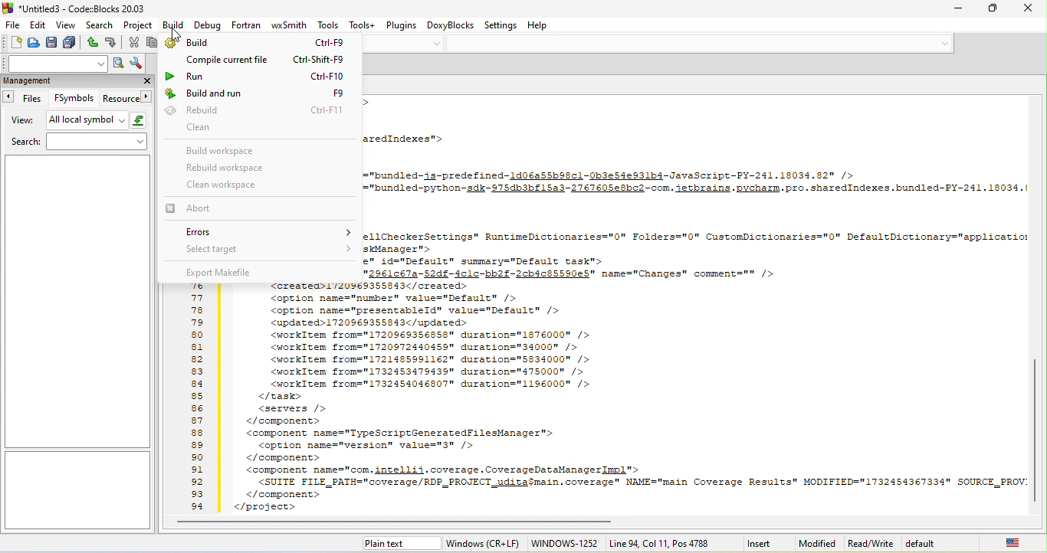  I want to click on minimize, so click(958, 10).